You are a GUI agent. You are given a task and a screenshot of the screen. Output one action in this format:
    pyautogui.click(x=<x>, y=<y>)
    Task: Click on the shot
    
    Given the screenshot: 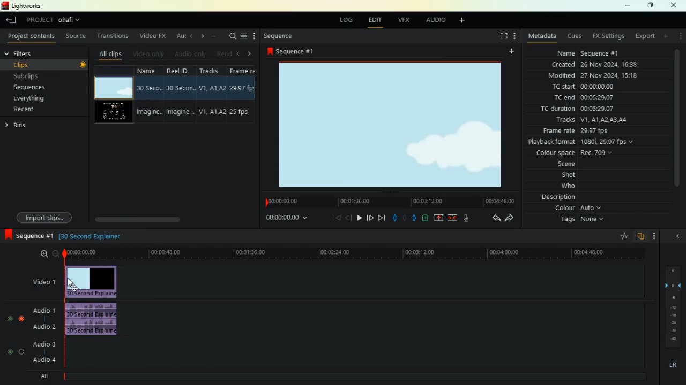 What is the action you would take?
    pyautogui.click(x=569, y=176)
    